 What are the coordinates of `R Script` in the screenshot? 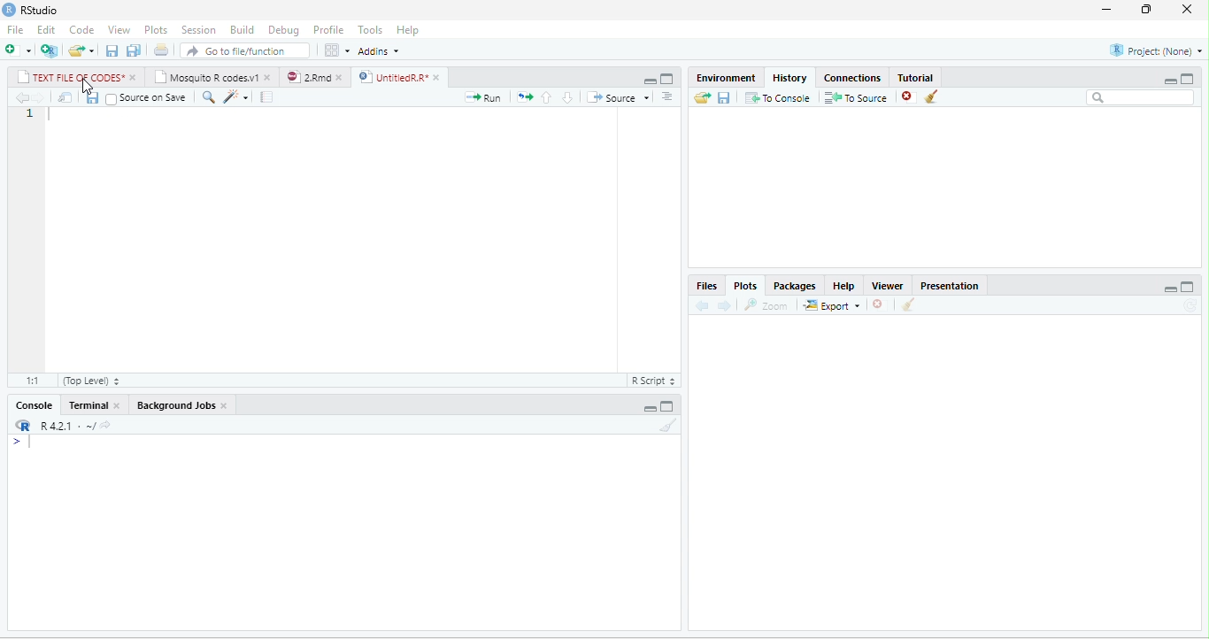 It's located at (652, 380).